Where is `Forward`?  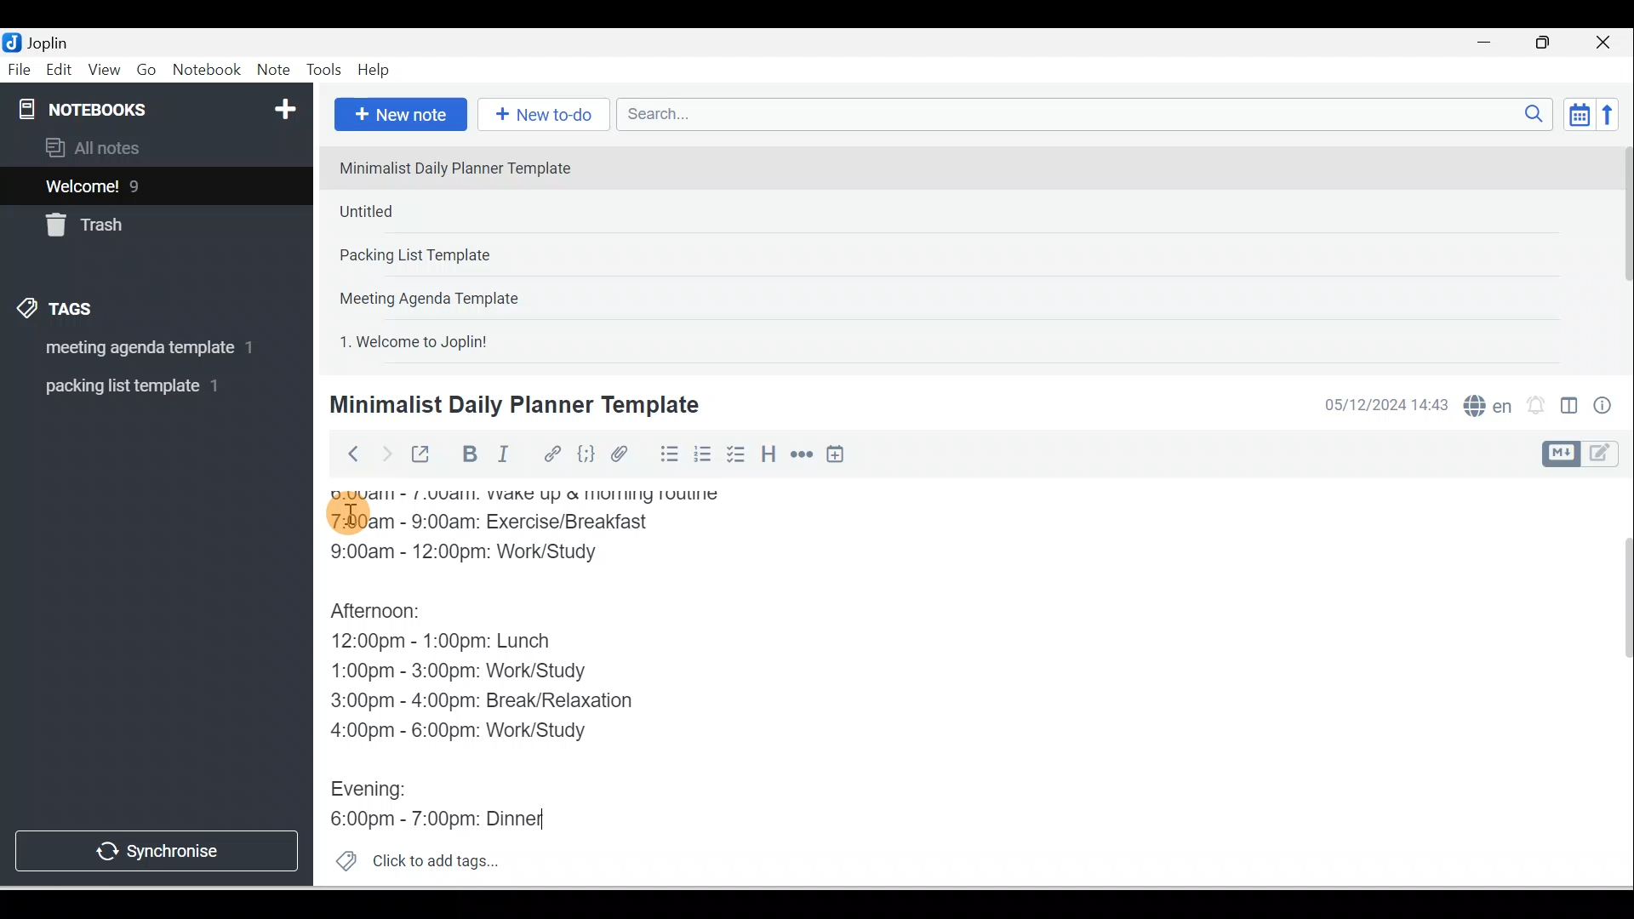
Forward is located at coordinates (385, 453).